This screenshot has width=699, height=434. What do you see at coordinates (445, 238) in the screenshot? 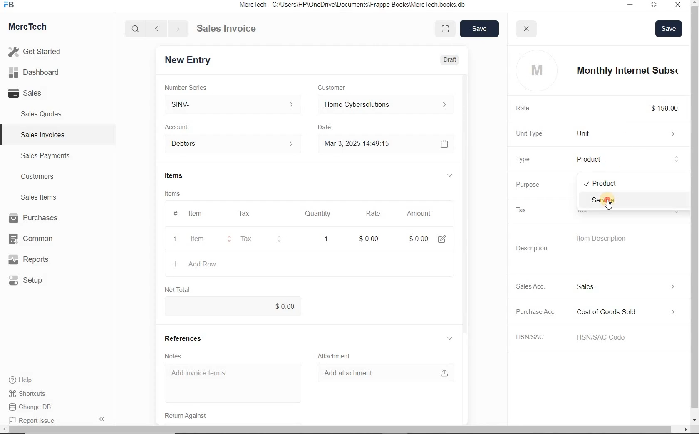
I see `edit` at bounding box center [445, 238].